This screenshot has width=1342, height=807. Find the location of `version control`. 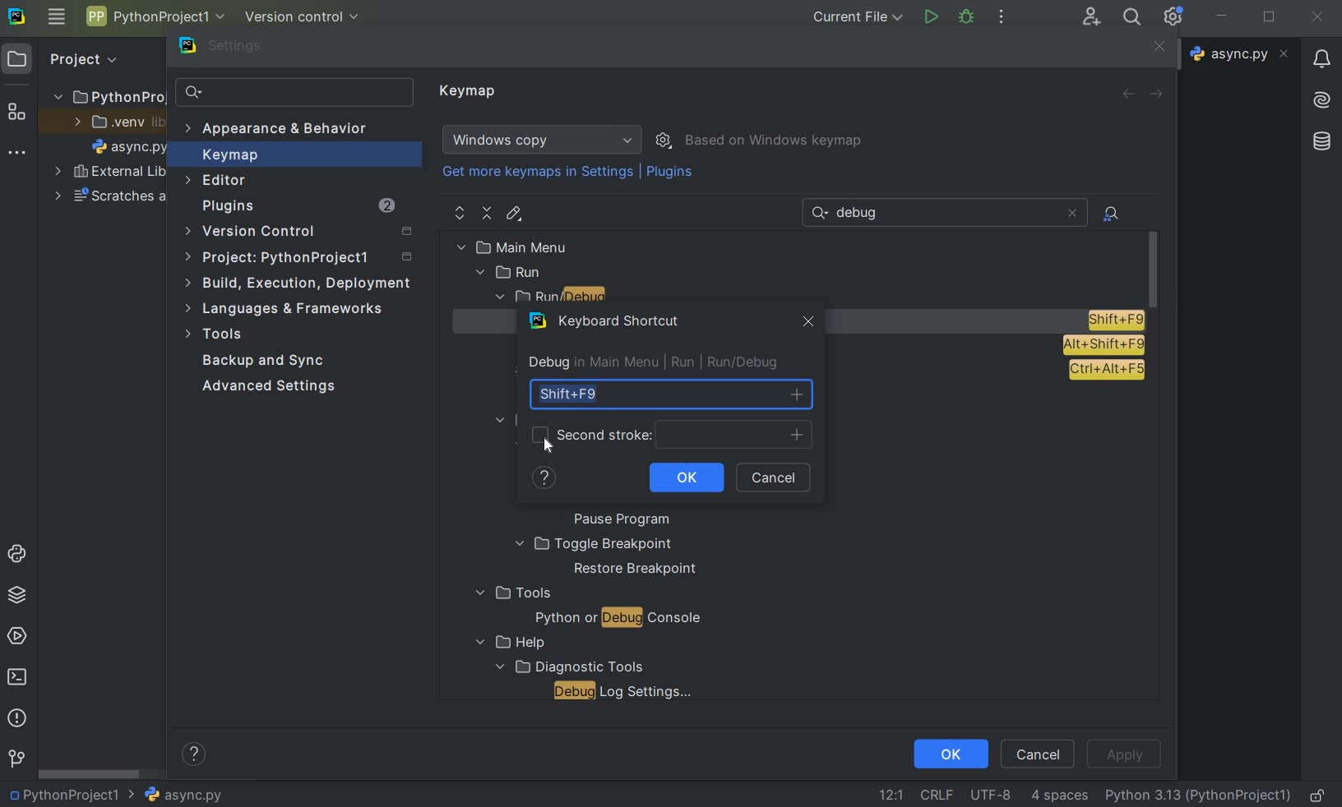

version control is located at coordinates (303, 233).